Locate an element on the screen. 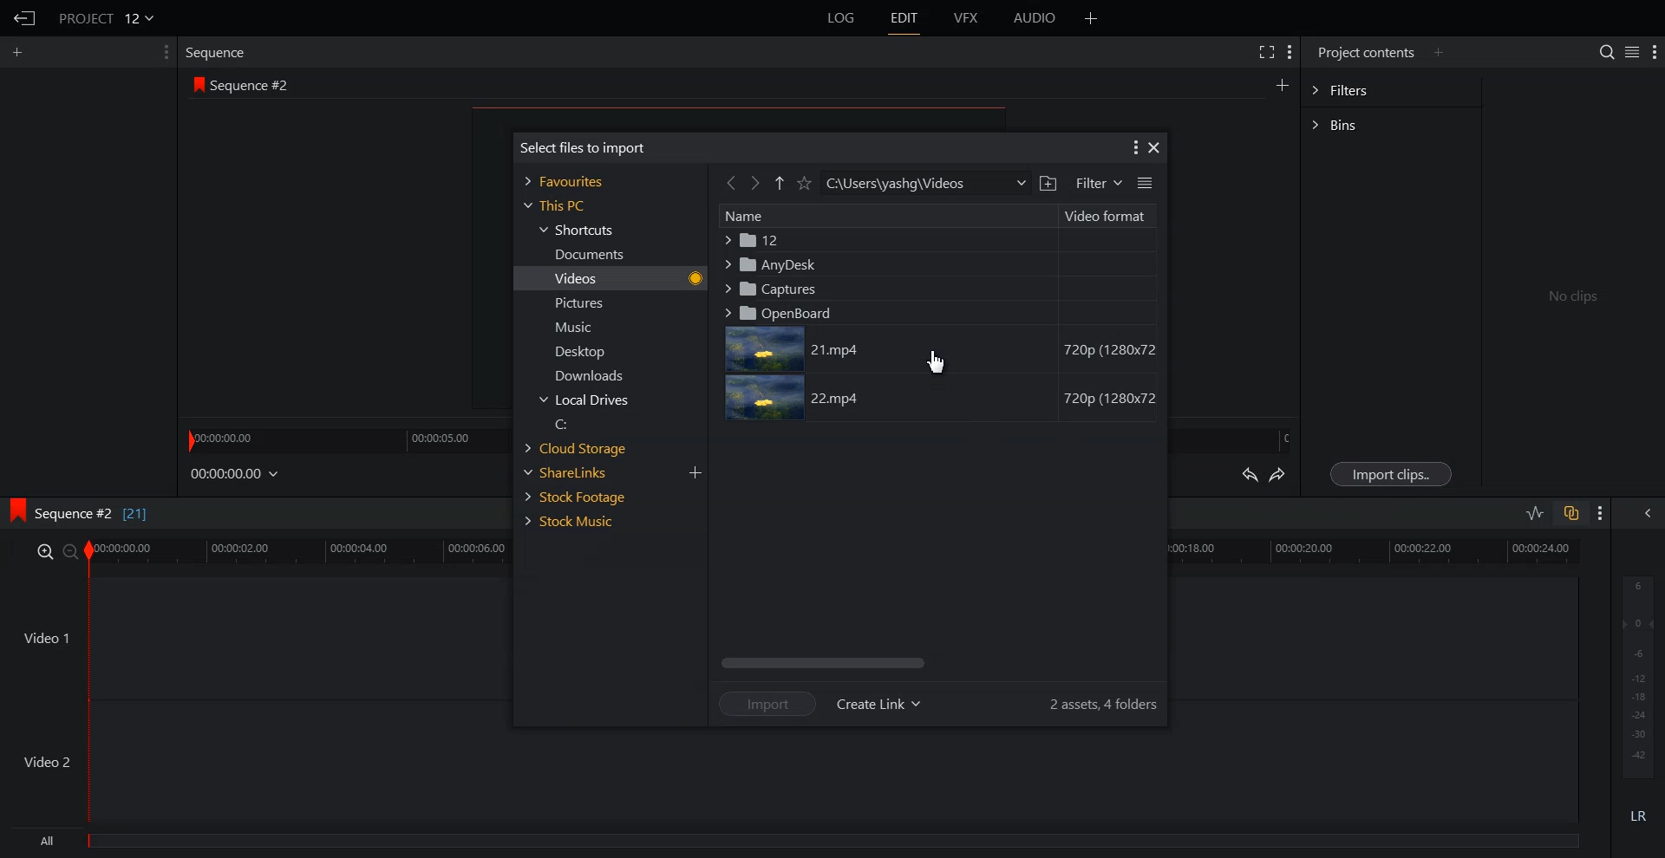 This screenshot has height=858, width=1665. Search is located at coordinates (1599, 50).